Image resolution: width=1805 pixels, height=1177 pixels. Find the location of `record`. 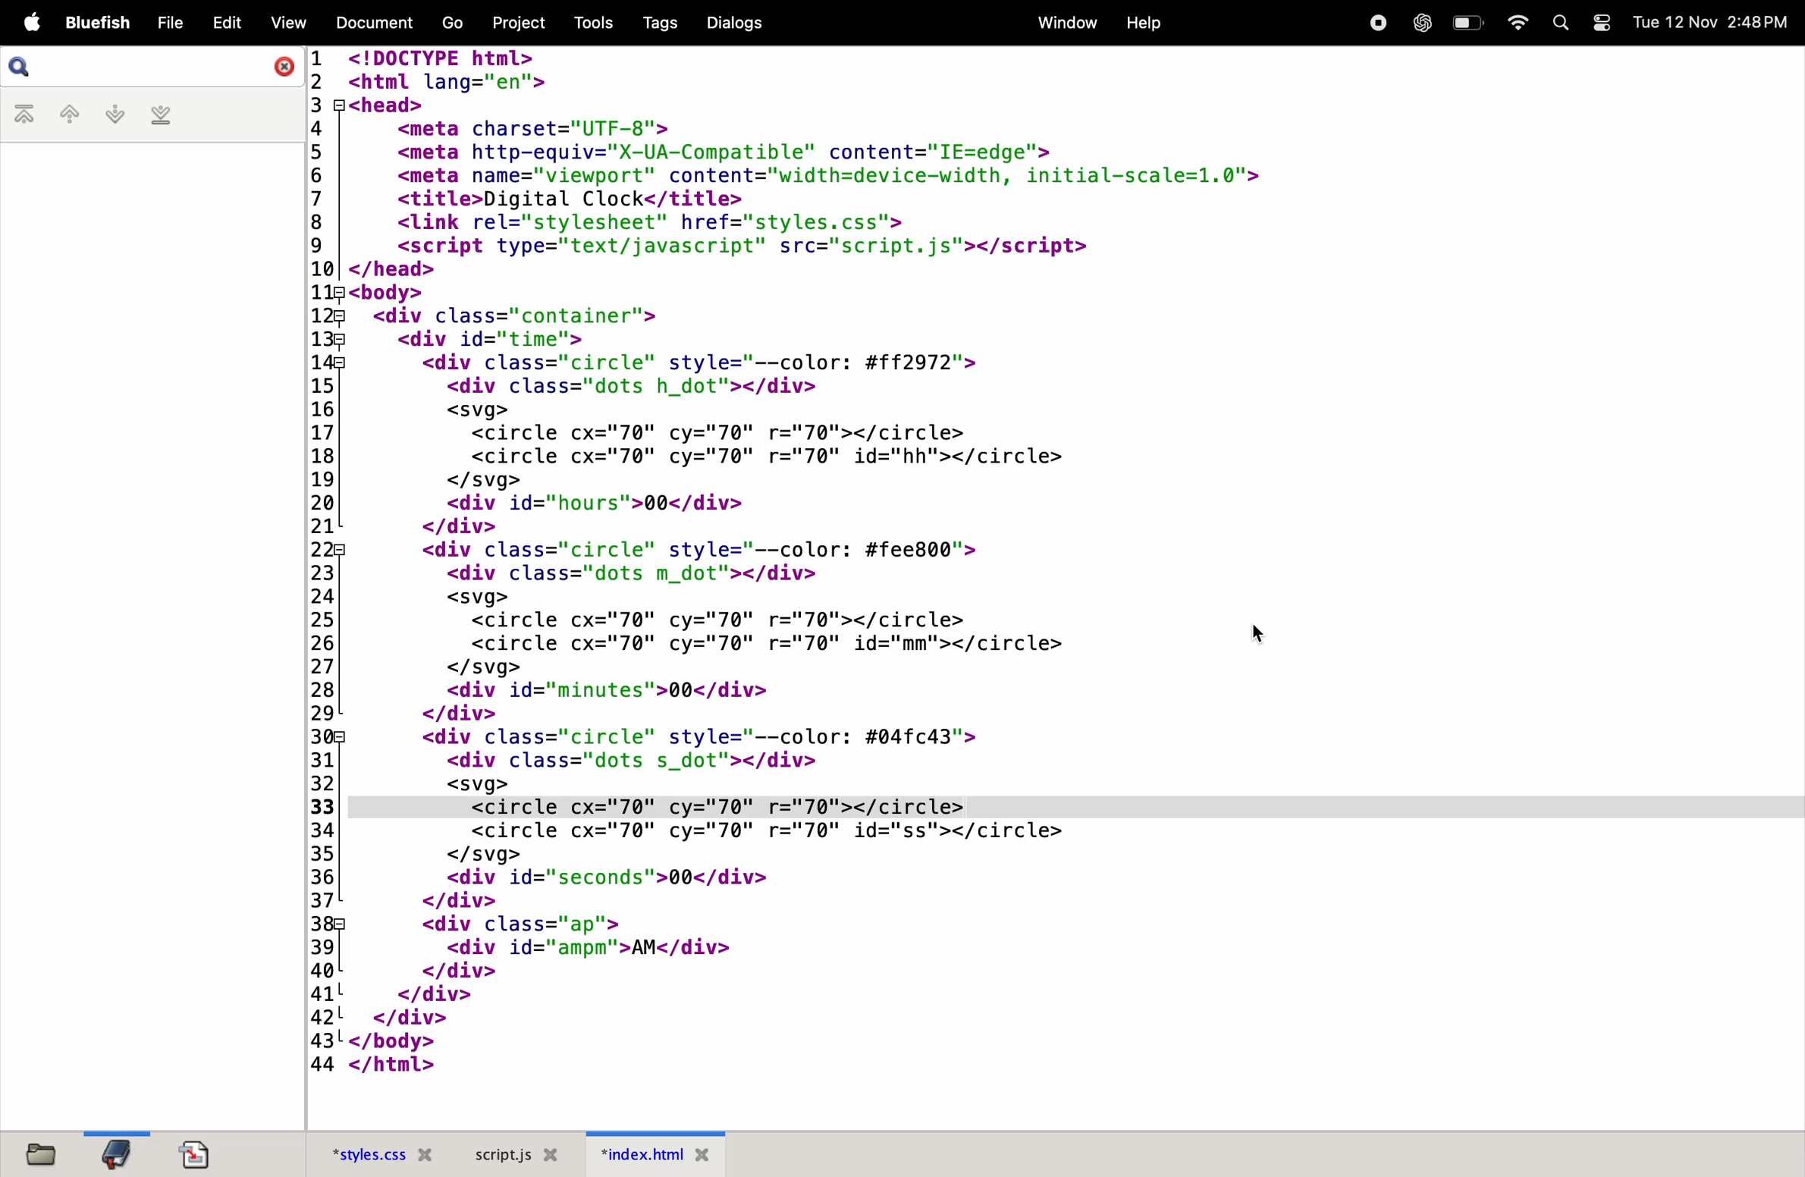

record is located at coordinates (1373, 22).